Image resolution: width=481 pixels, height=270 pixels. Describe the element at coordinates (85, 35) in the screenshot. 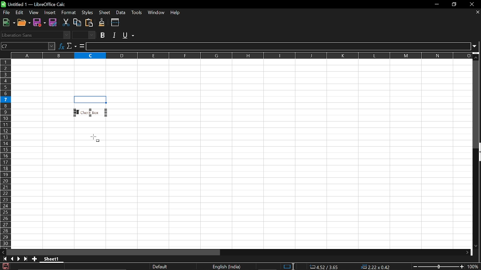

I see `Font size` at that location.